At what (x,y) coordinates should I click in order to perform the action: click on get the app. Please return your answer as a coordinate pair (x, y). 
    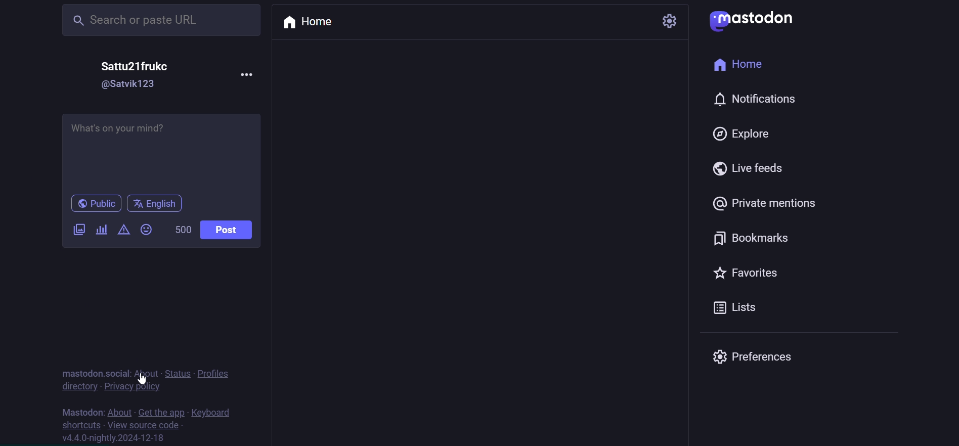
    Looking at the image, I should click on (161, 411).